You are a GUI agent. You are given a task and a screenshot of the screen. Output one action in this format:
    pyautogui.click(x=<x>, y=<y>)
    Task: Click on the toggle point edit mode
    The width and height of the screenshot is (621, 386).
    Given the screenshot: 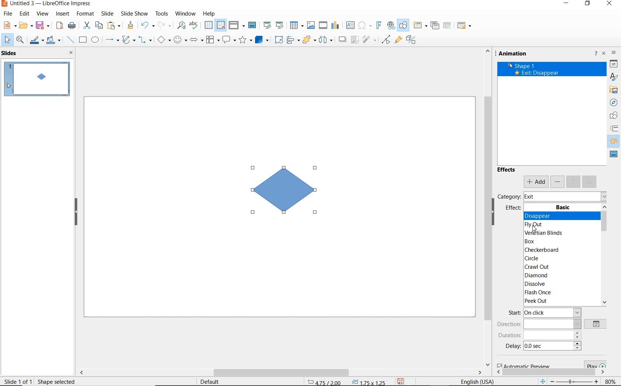 What is the action you would take?
    pyautogui.click(x=386, y=40)
    